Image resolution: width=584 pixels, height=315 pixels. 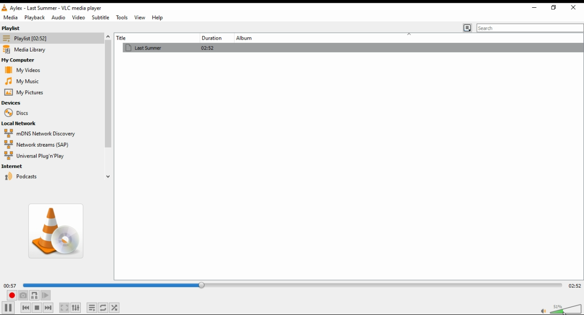 I want to click on vlc icon, so click(x=6, y=8).